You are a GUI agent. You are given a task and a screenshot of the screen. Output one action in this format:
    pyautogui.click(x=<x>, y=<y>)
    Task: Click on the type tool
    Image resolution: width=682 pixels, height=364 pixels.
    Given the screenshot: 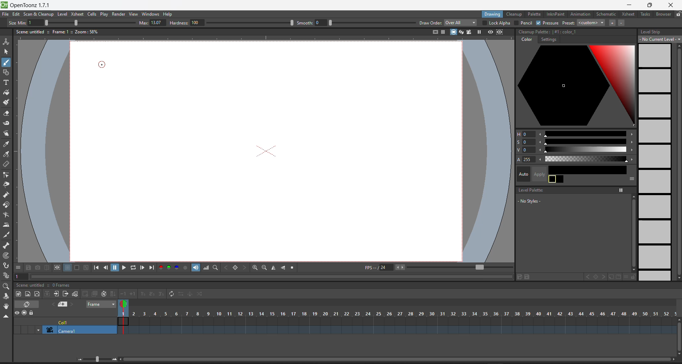 What is the action you would take?
    pyautogui.click(x=8, y=82)
    